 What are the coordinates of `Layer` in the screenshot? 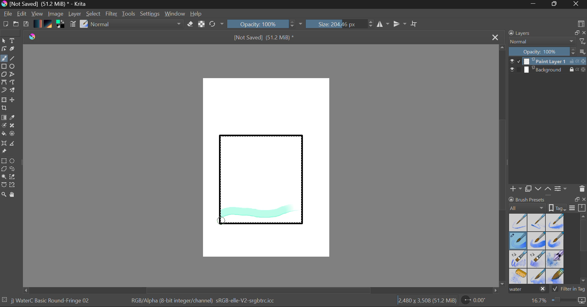 It's located at (76, 14).